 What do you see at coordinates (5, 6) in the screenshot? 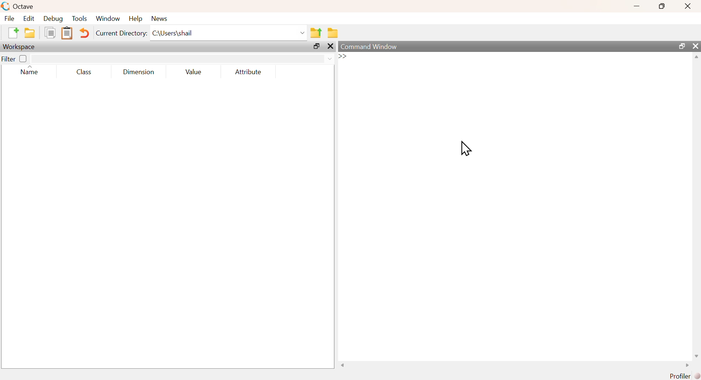
I see `Logo` at bounding box center [5, 6].